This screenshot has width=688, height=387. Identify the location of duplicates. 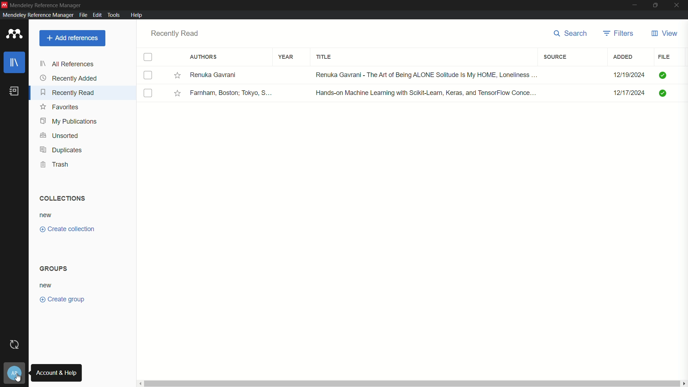
(61, 150).